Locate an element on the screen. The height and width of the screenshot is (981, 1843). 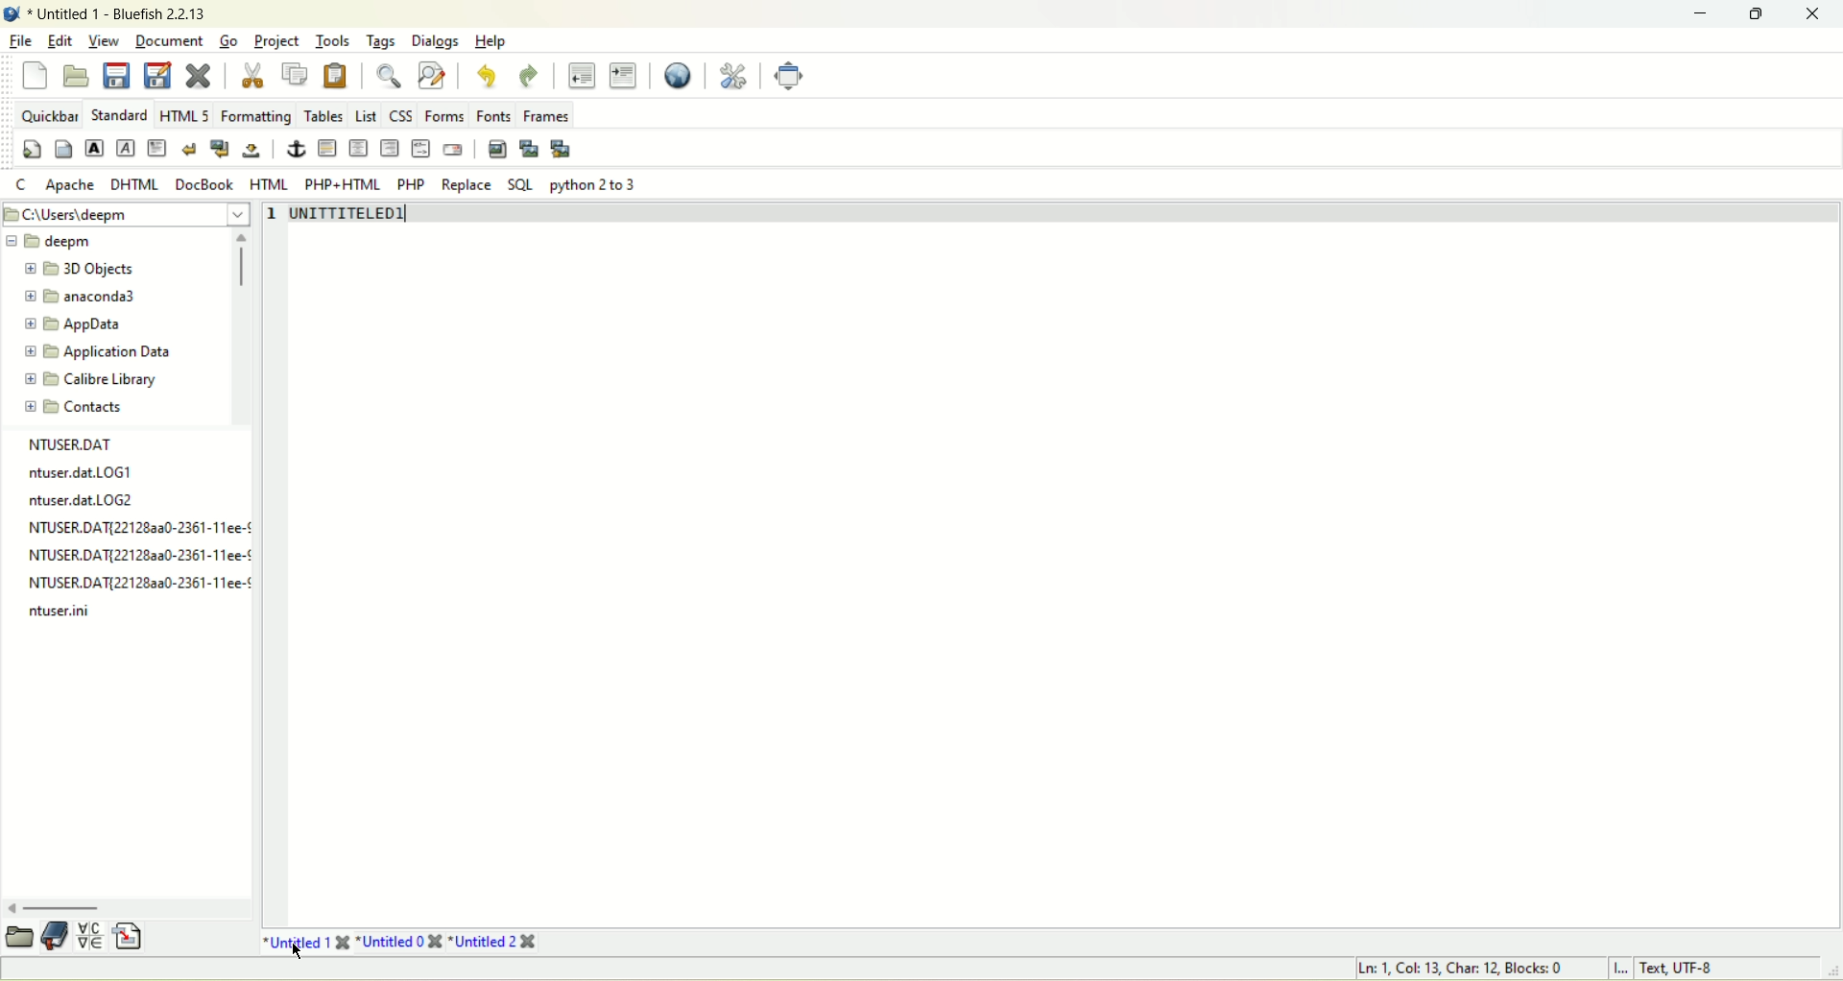
CSS is located at coordinates (403, 113).